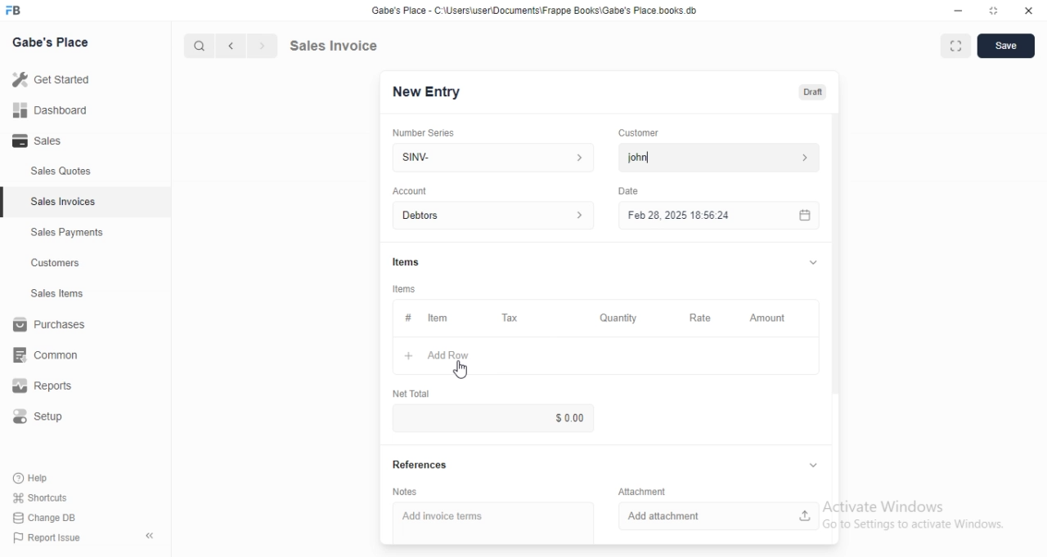 This screenshot has height=557, width=1047. Describe the element at coordinates (47, 477) in the screenshot. I see `Help` at that location.